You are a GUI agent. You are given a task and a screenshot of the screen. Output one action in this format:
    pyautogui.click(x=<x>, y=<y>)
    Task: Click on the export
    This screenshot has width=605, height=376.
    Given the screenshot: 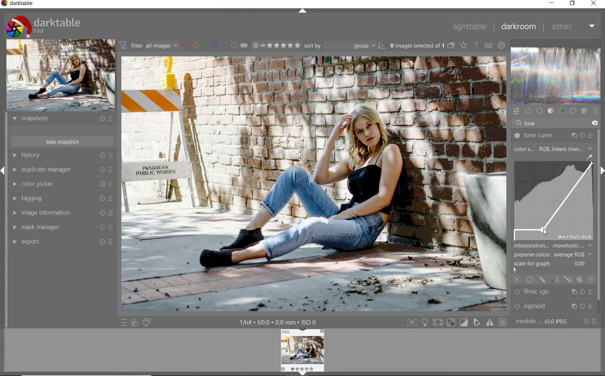 What is the action you would take?
    pyautogui.click(x=61, y=241)
    